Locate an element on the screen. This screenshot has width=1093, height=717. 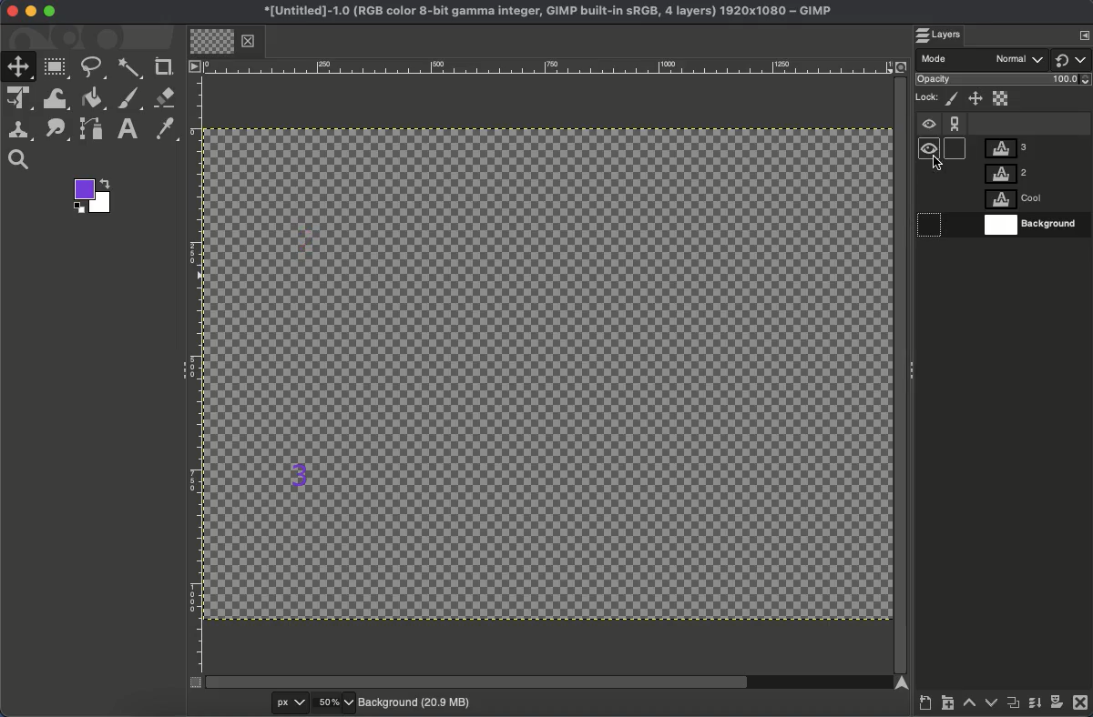
Background is located at coordinates (416, 701).